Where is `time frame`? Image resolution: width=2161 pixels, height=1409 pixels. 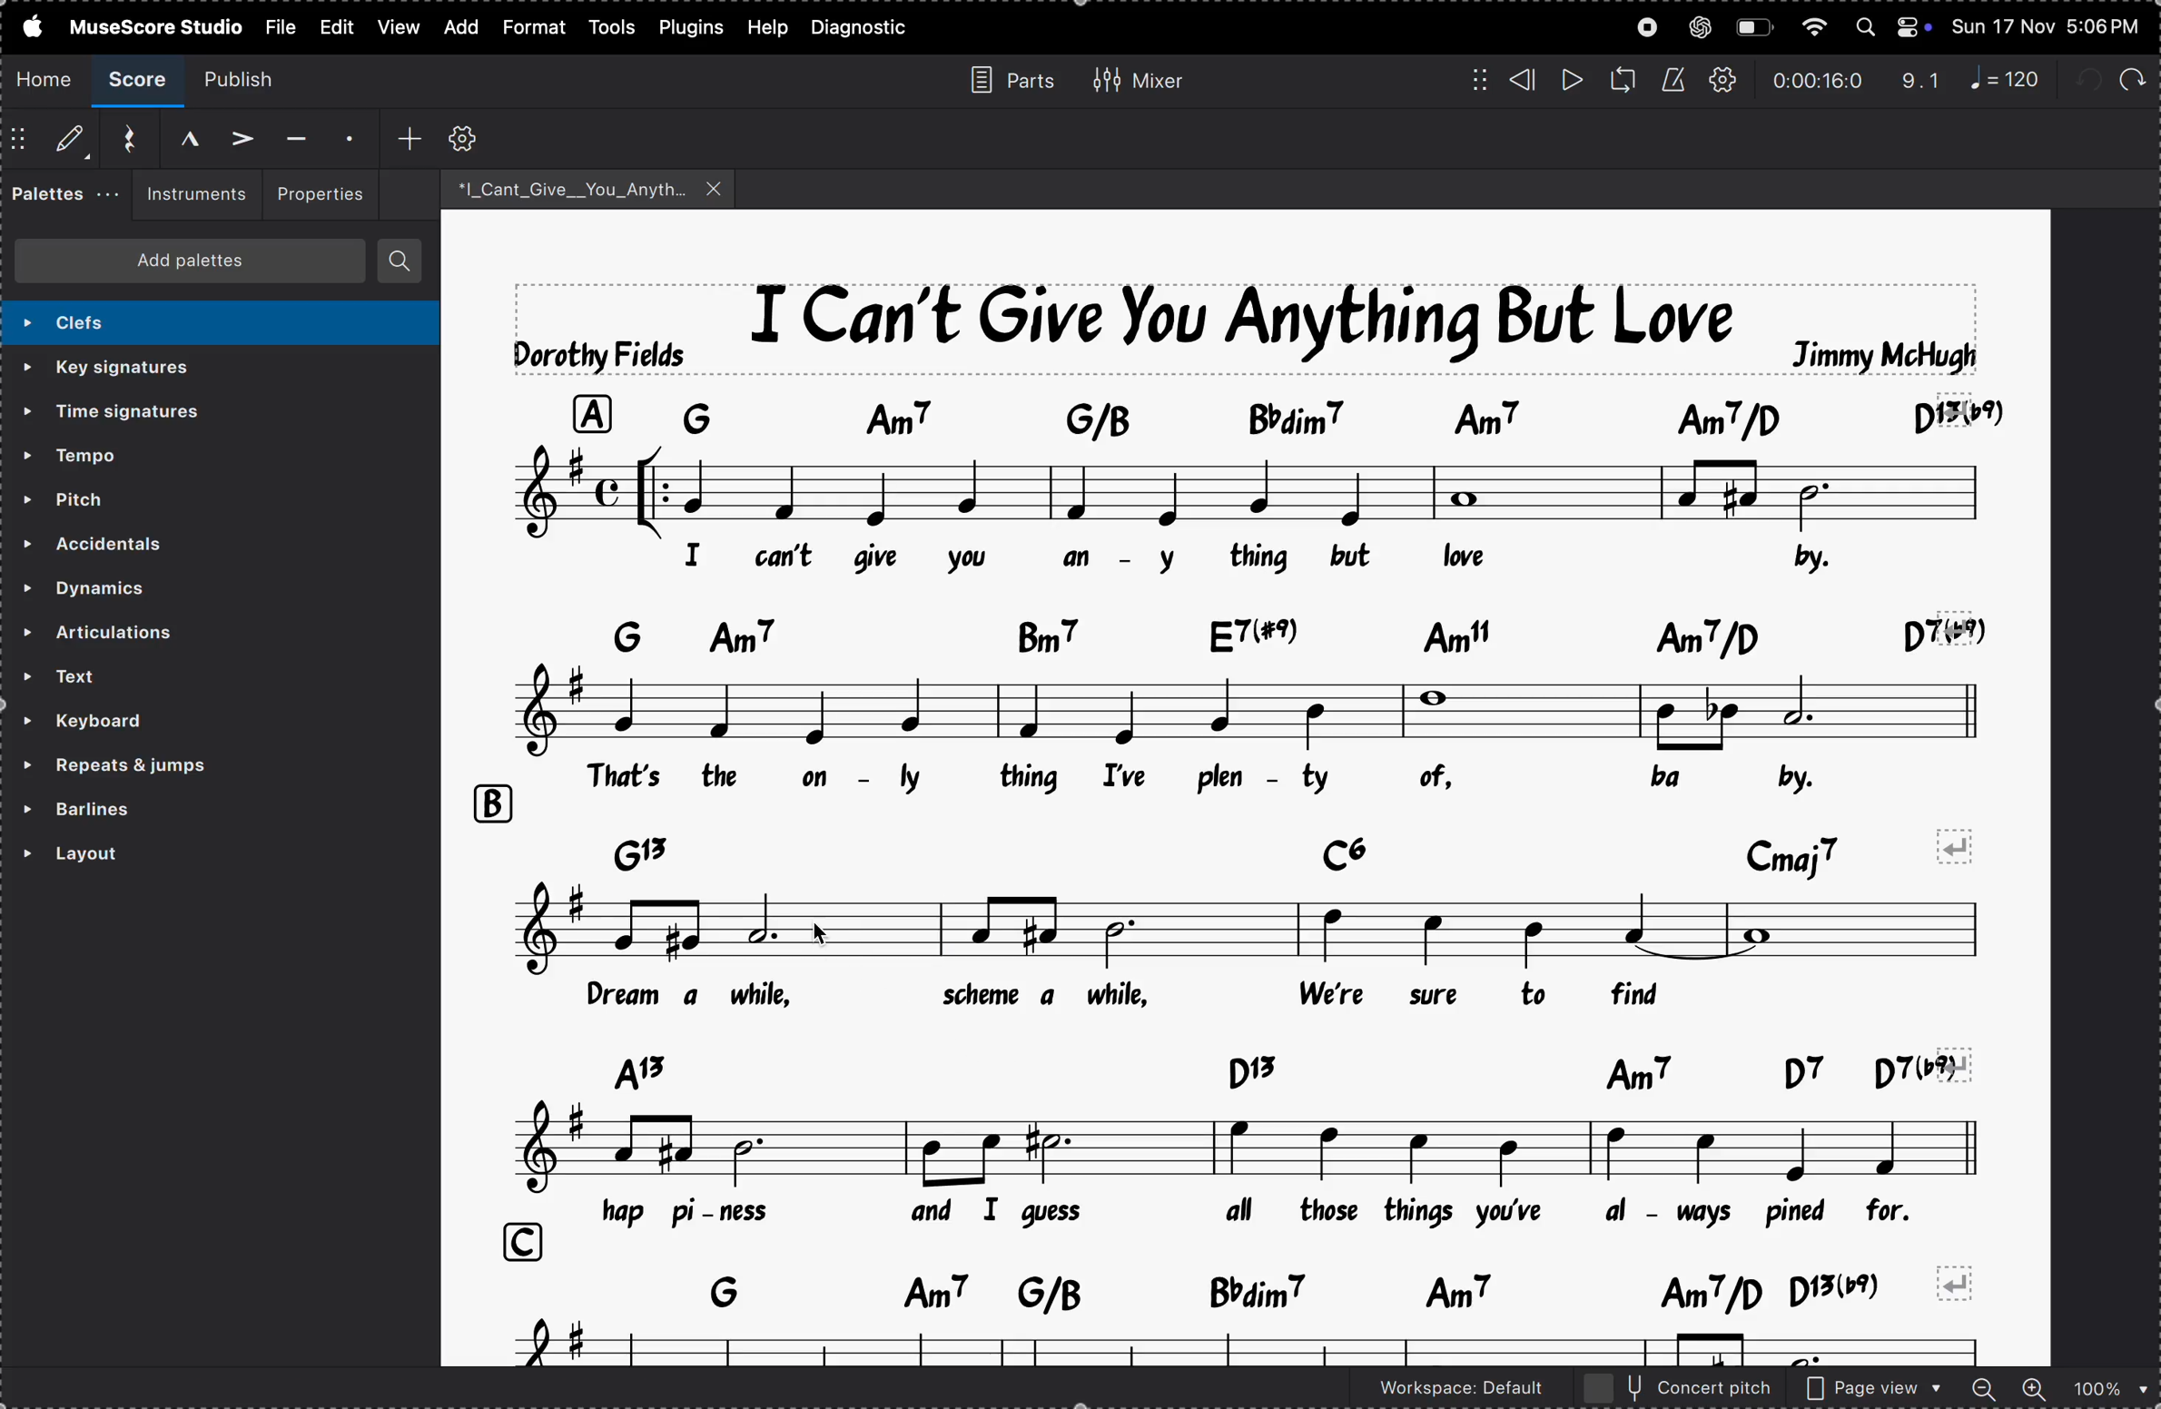
time frame is located at coordinates (1817, 81).